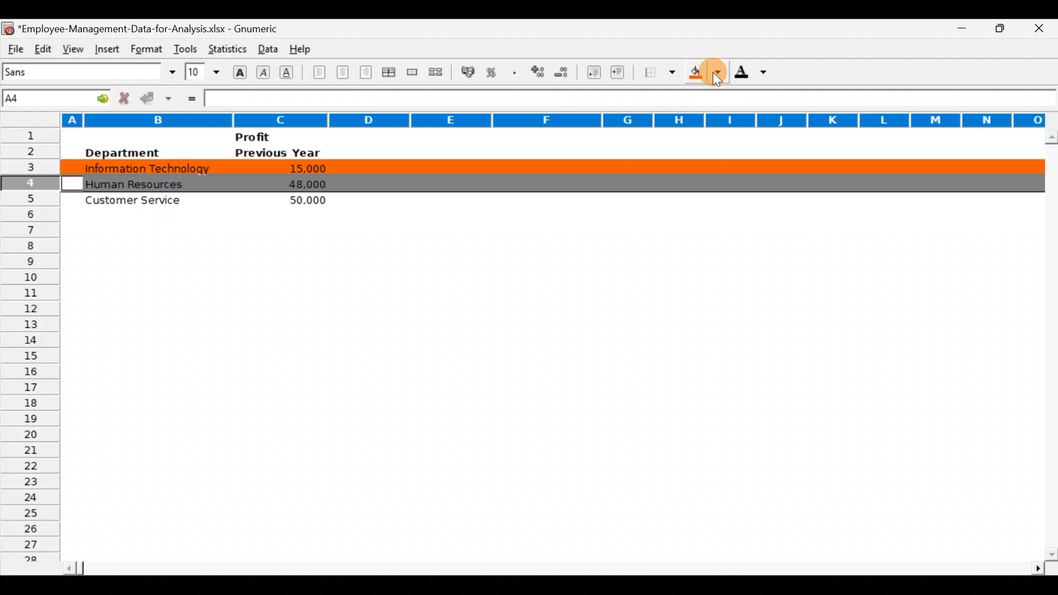 The width and height of the screenshot is (1058, 595). I want to click on Italic, so click(263, 73).